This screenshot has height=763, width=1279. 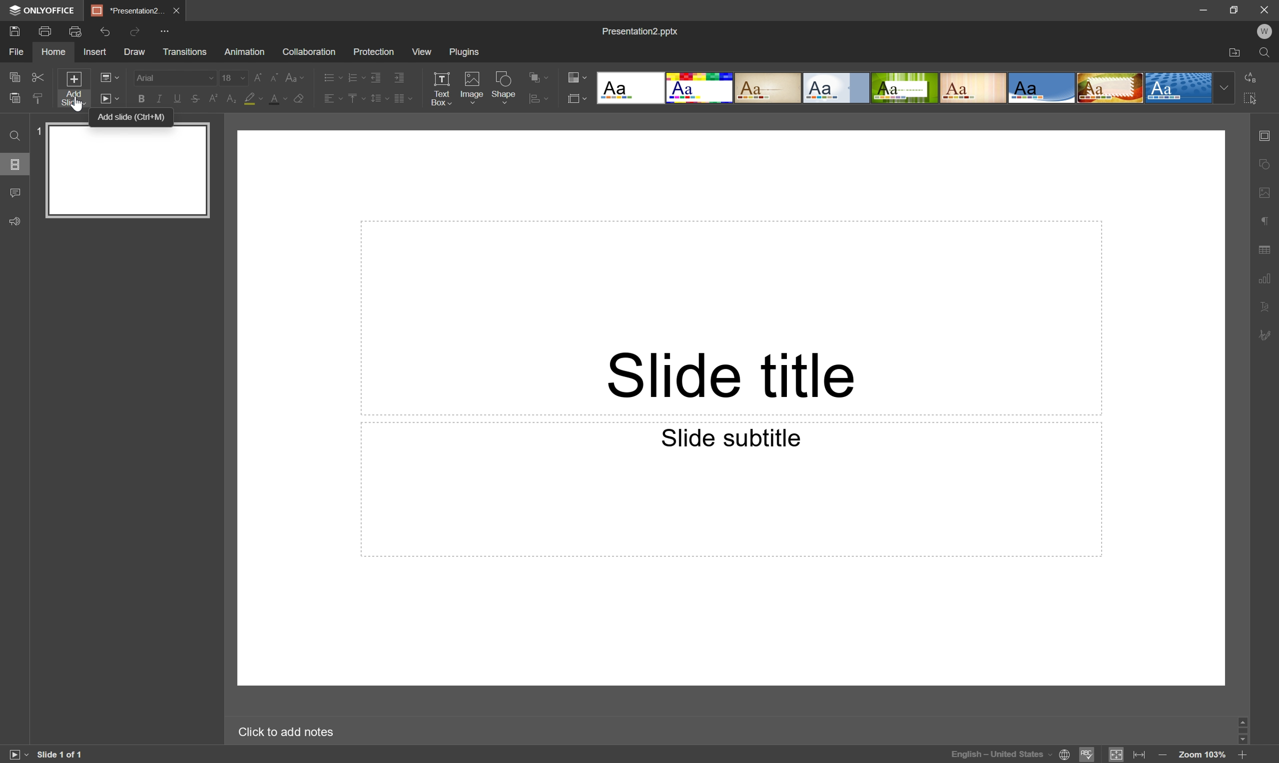 I want to click on File, so click(x=17, y=51).